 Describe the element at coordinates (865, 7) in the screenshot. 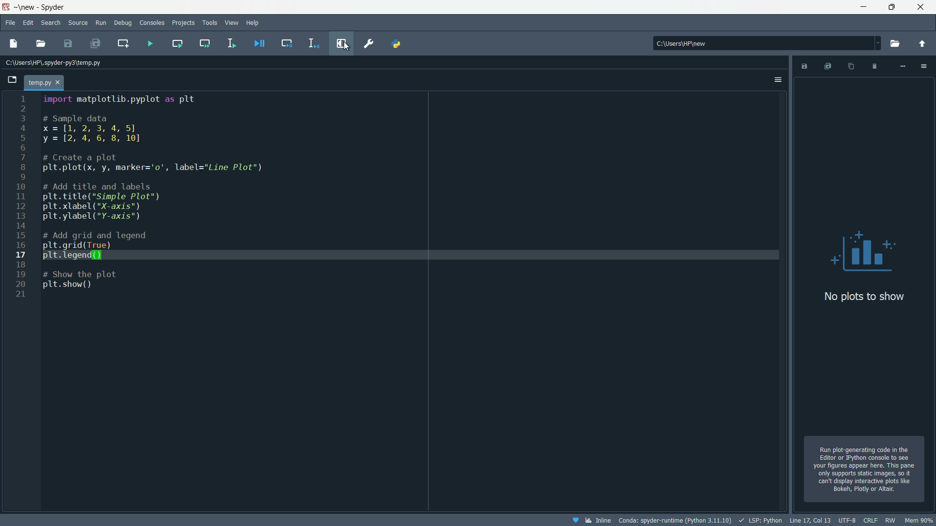

I see `minimize` at that location.